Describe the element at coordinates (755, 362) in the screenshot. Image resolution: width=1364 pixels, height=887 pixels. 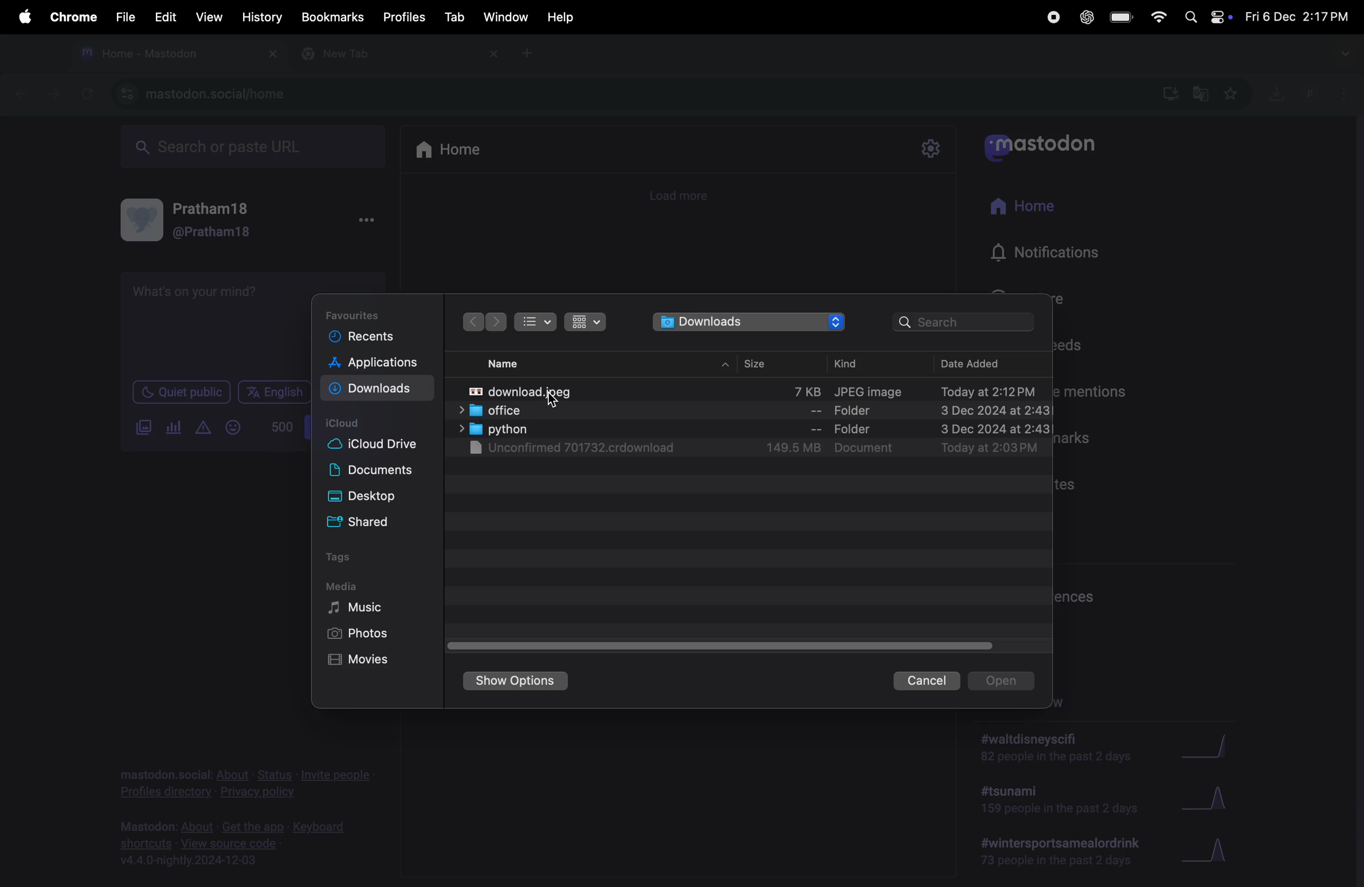
I see `size` at that location.